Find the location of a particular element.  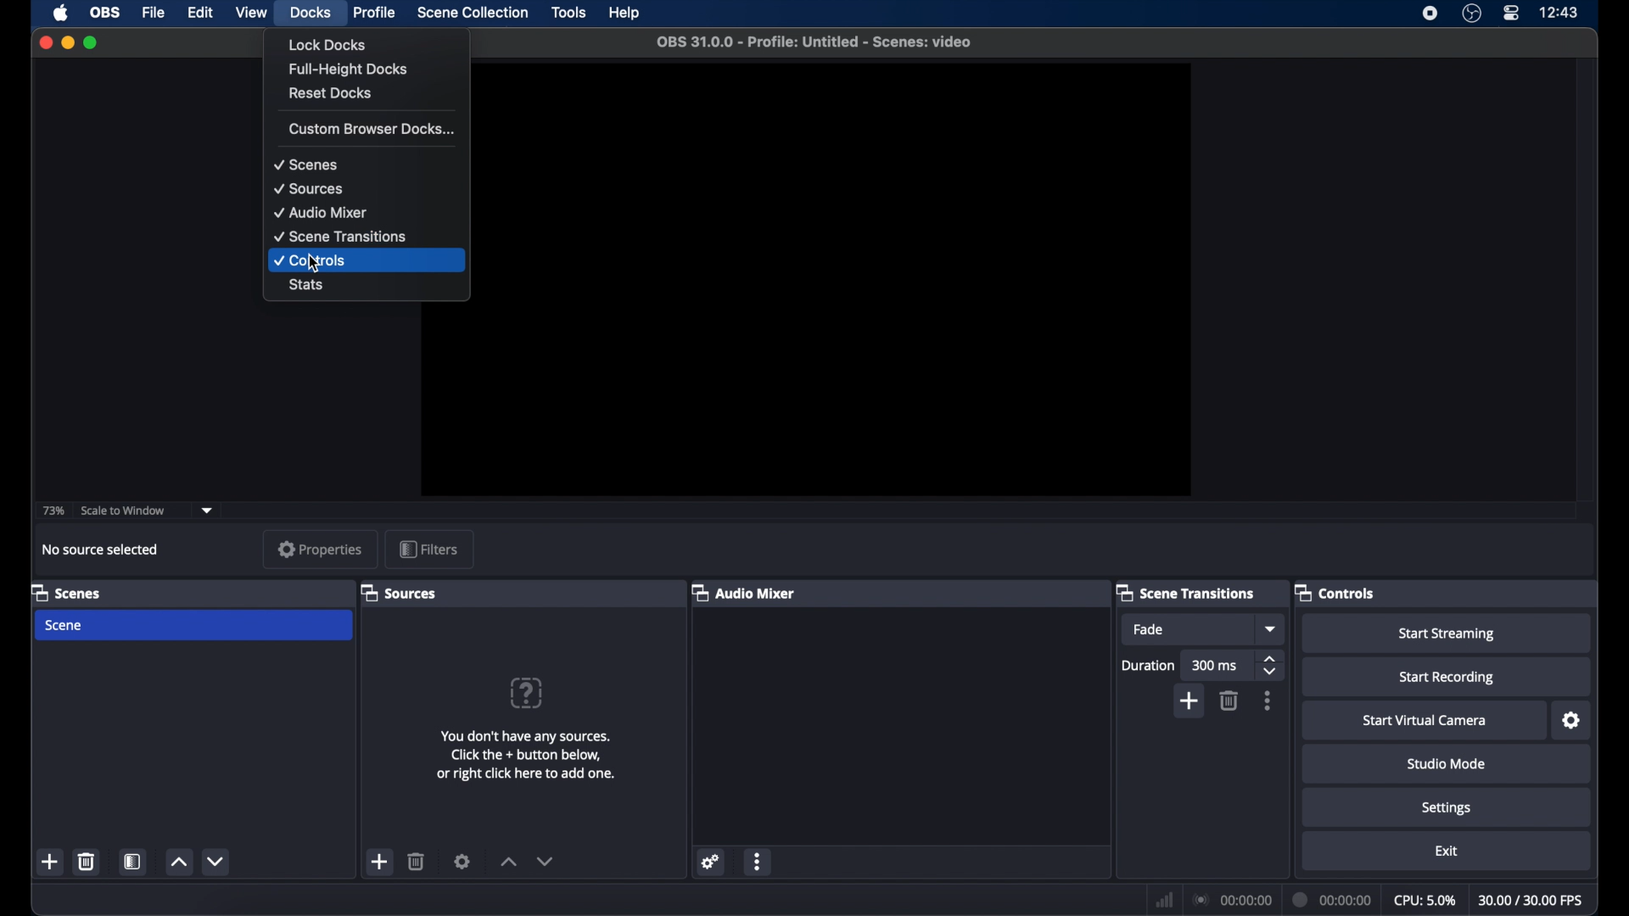

stepper buttons is located at coordinates (1271, 665).